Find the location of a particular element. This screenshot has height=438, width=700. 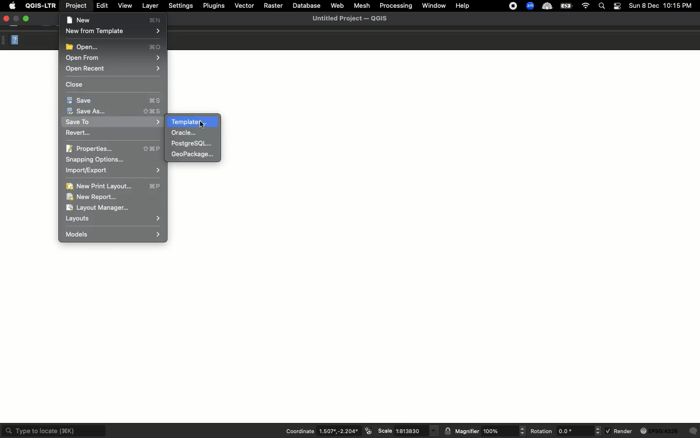

Snapping options is located at coordinates (97, 160).